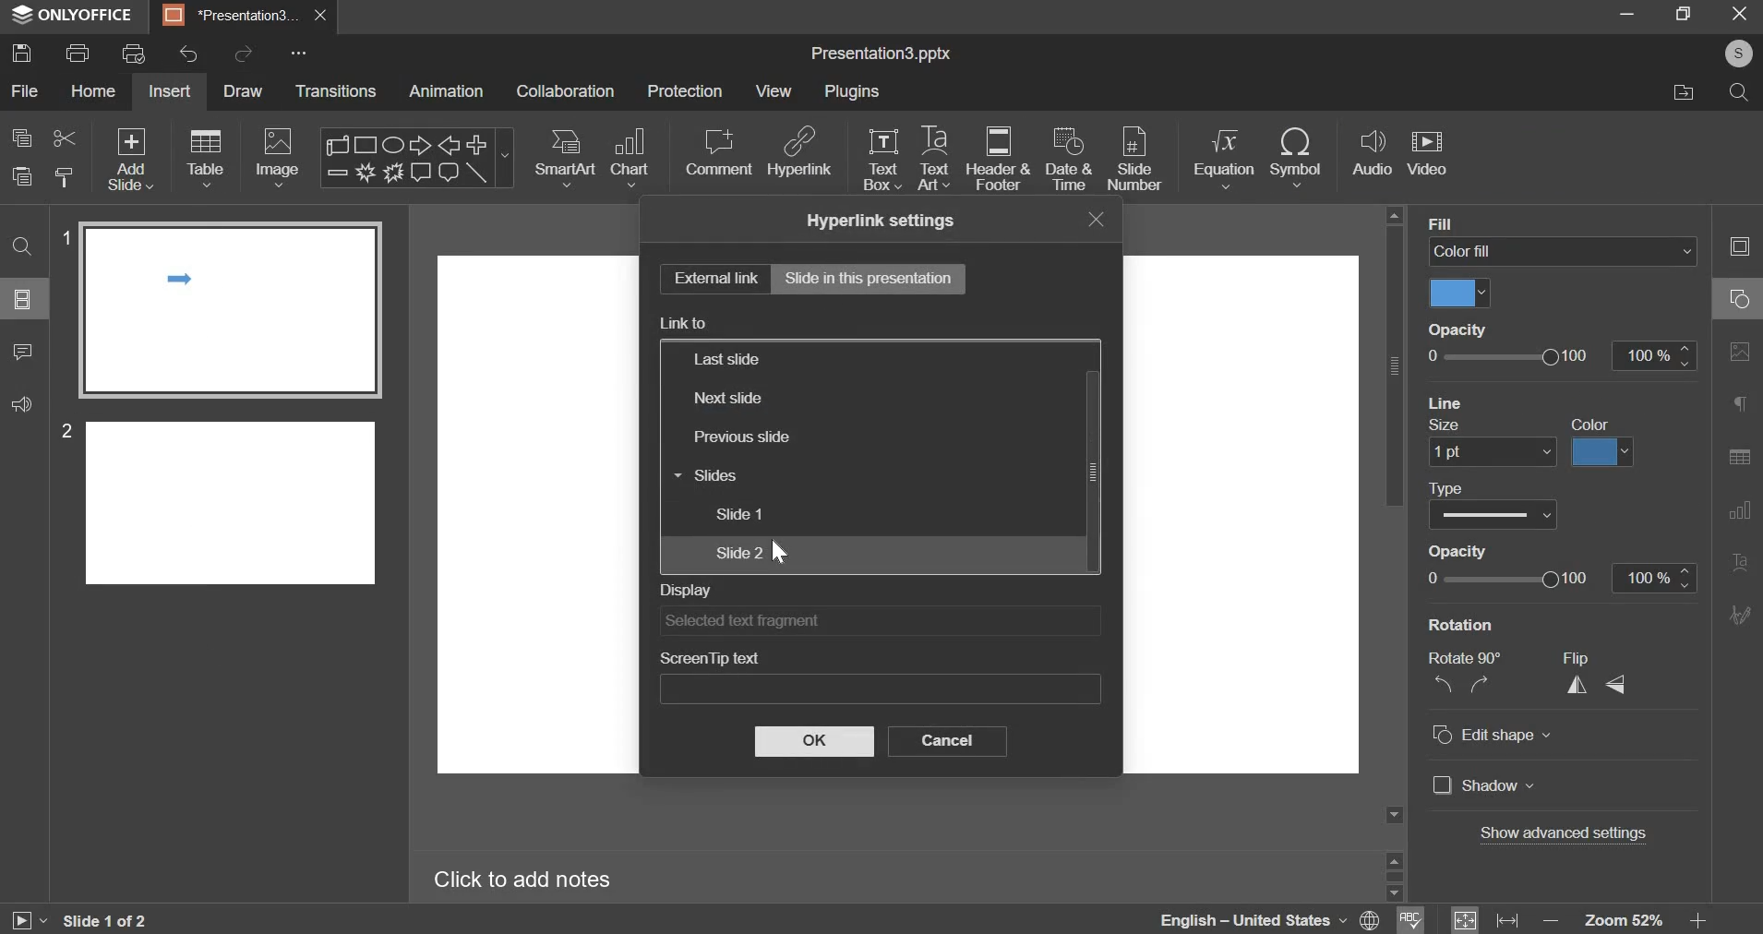 This screenshot has width=1763, height=934. I want to click on flip horizontally, so click(1577, 685).